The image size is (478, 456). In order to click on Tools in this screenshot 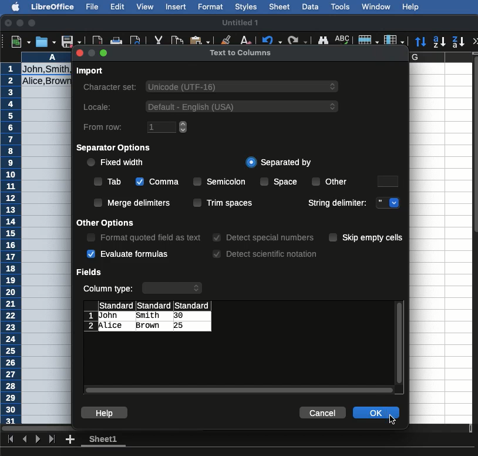, I will do `click(341, 7)`.